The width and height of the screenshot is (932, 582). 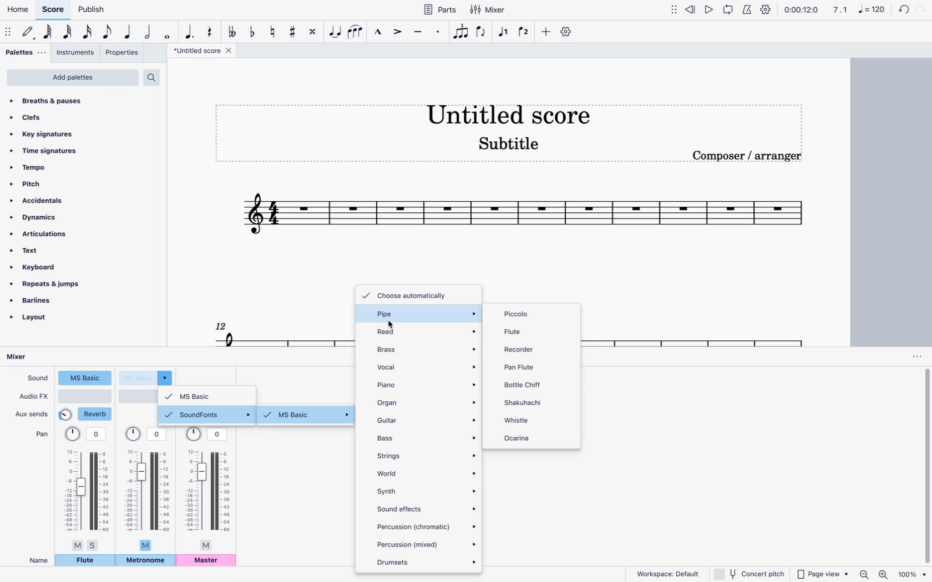 I want to click on 64th note, so click(x=48, y=33).